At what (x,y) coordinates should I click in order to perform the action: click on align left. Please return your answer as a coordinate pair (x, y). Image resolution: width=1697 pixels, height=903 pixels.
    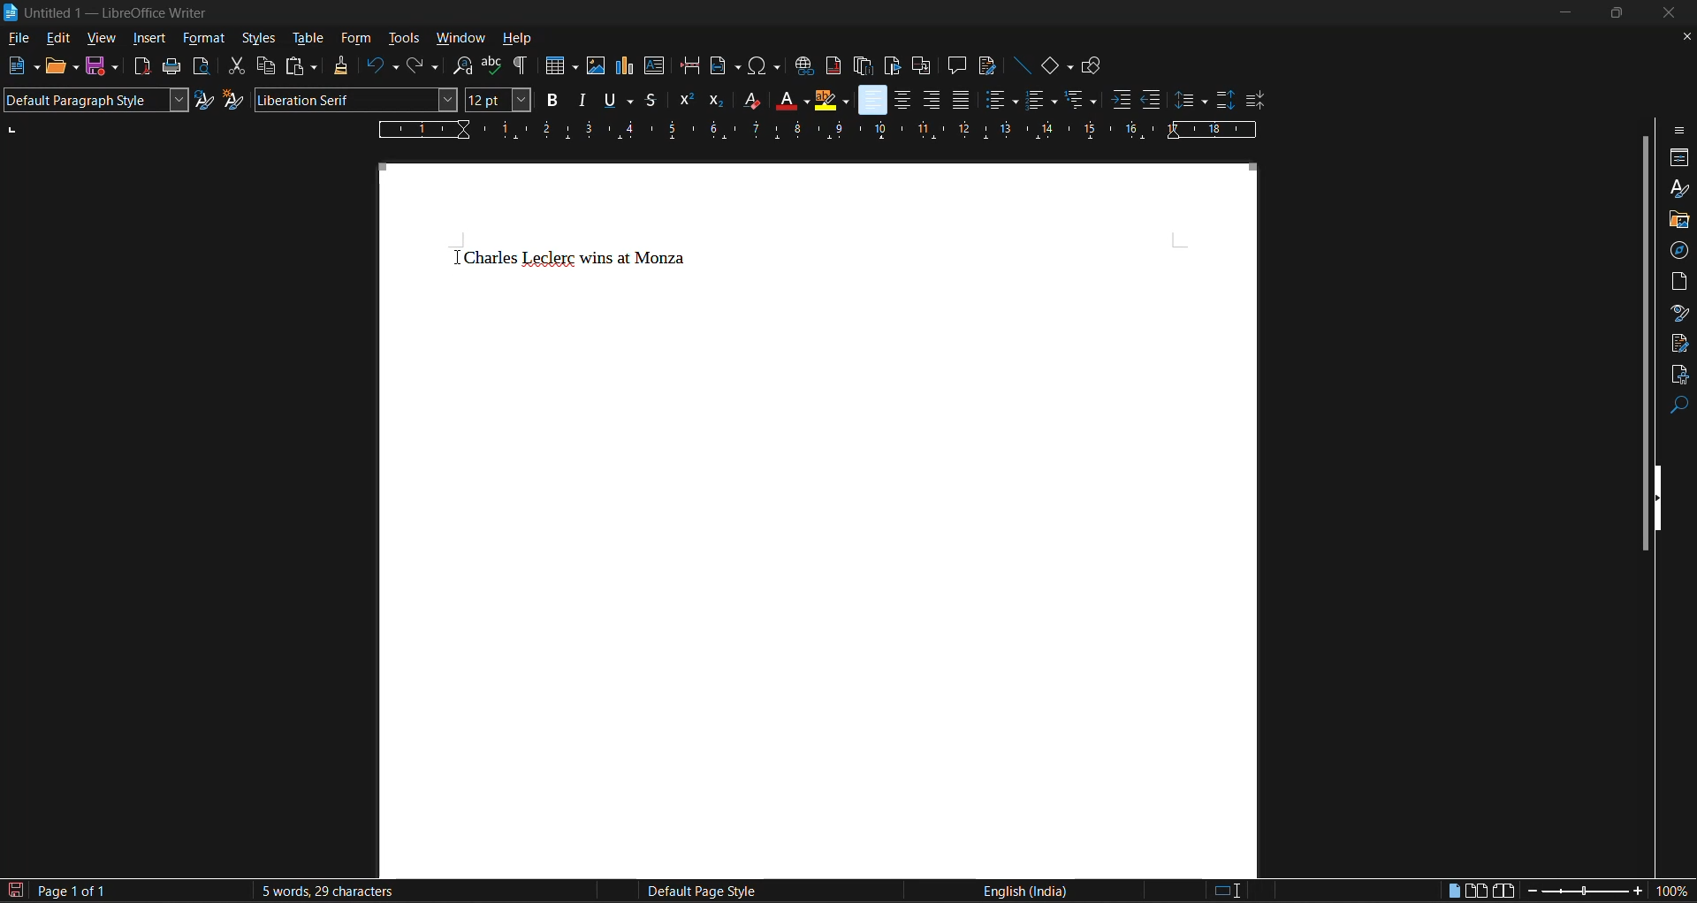
    Looking at the image, I should click on (871, 99).